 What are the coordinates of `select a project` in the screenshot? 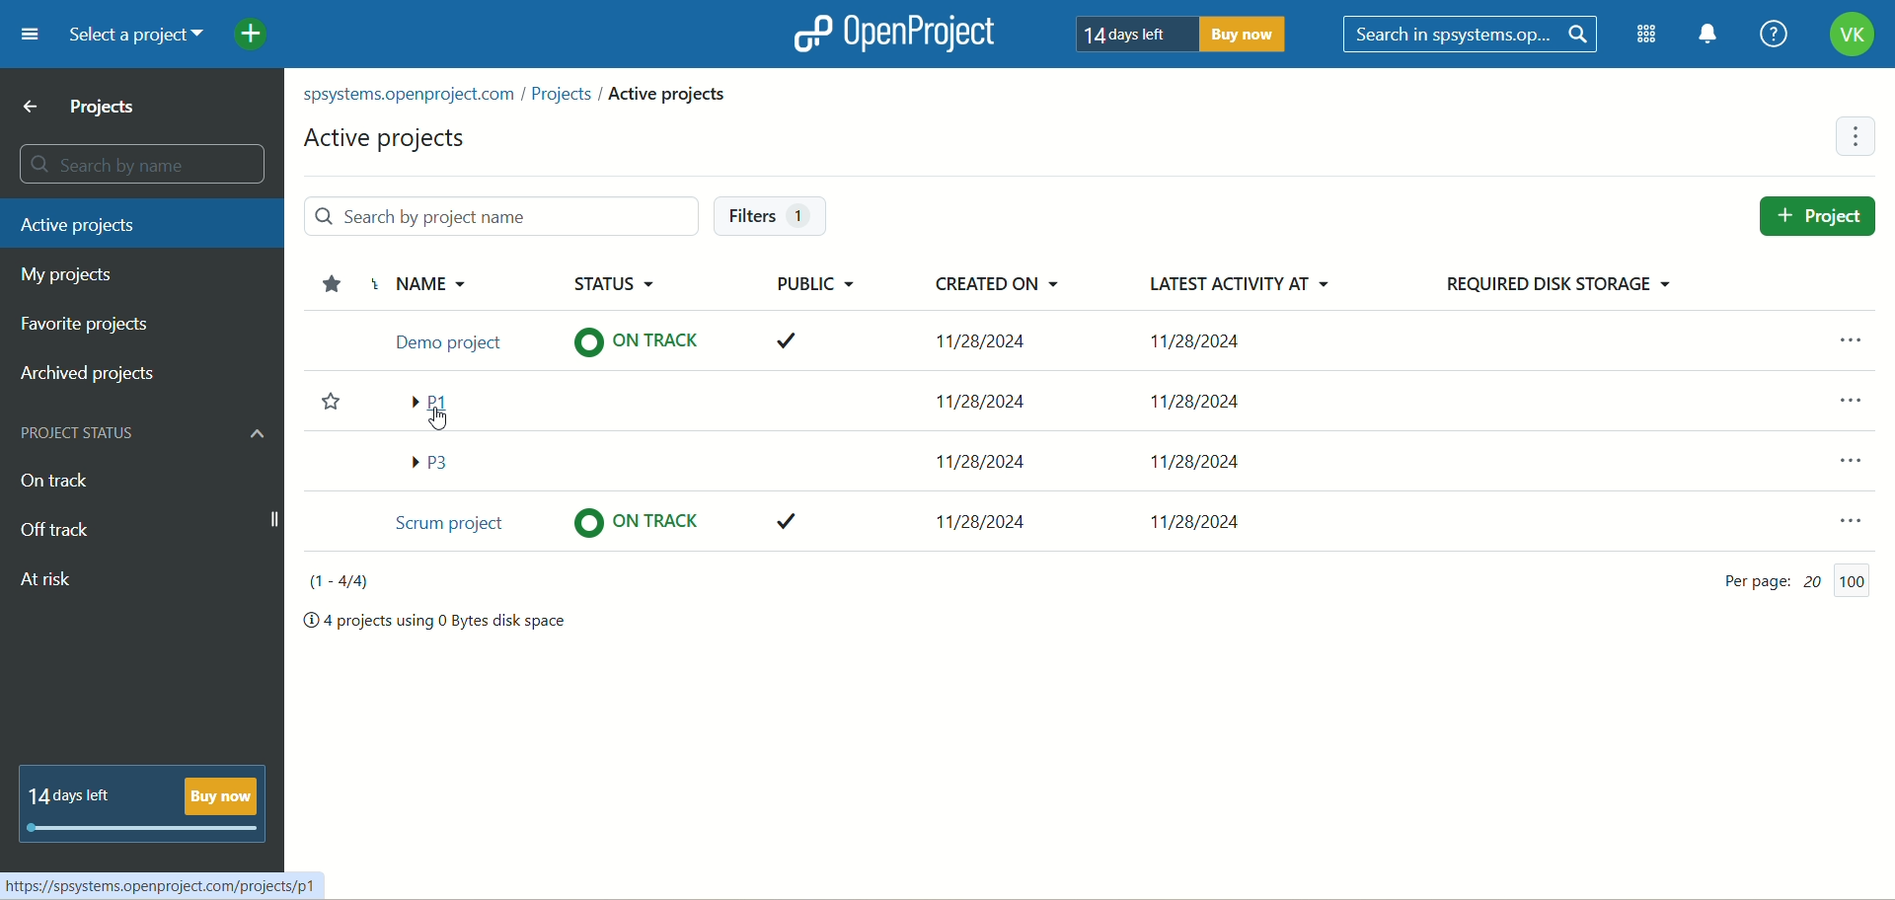 It's located at (135, 33).